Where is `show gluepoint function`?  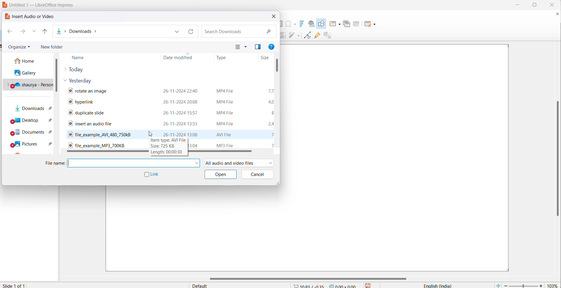
show gluepoint function is located at coordinates (318, 36).